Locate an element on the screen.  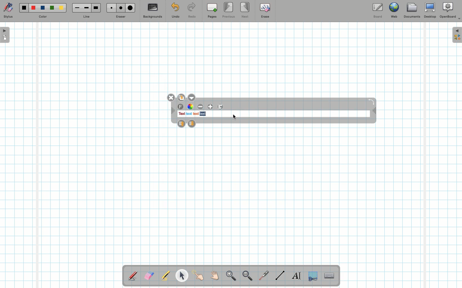
Layer up is located at coordinates (181, 123).